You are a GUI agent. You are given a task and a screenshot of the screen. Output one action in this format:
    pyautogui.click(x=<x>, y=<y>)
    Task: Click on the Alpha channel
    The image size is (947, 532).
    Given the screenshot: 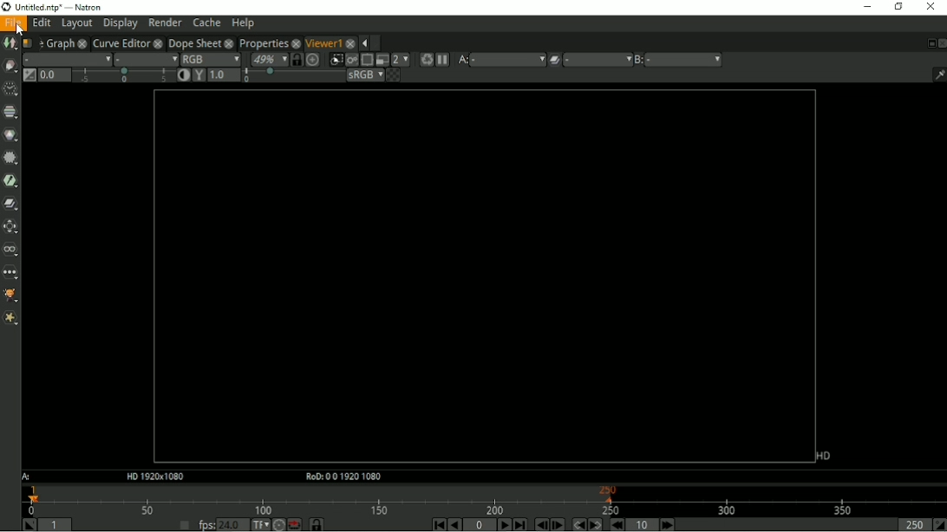 What is the action you would take?
    pyautogui.click(x=145, y=59)
    